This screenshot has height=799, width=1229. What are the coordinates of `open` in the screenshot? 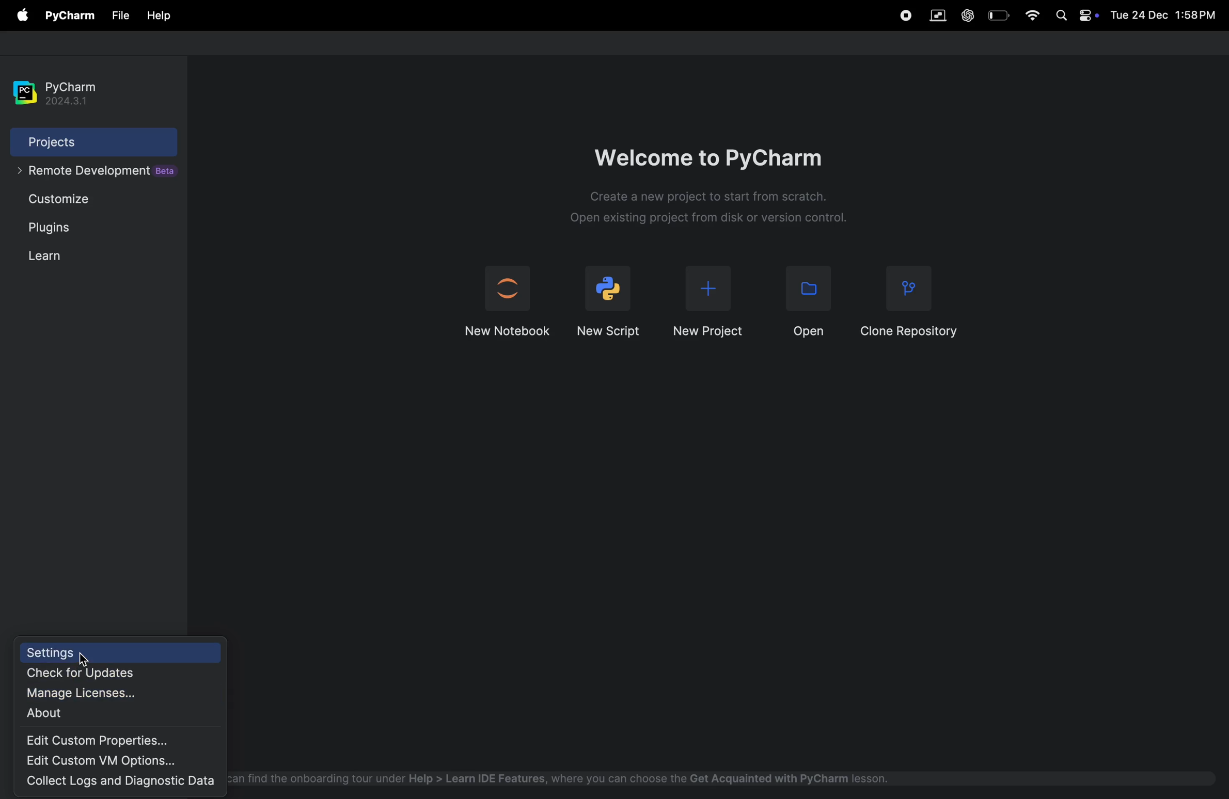 It's located at (802, 301).